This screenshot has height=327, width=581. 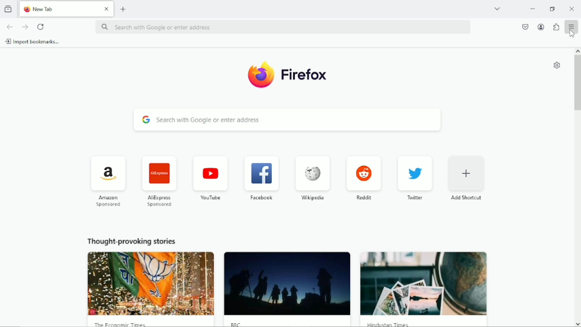 I want to click on View recent browsing, so click(x=7, y=9).